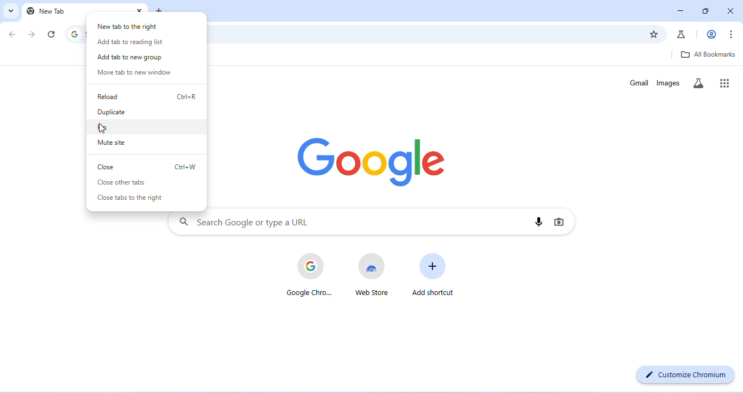  What do you see at coordinates (33, 34) in the screenshot?
I see `go forward` at bounding box center [33, 34].